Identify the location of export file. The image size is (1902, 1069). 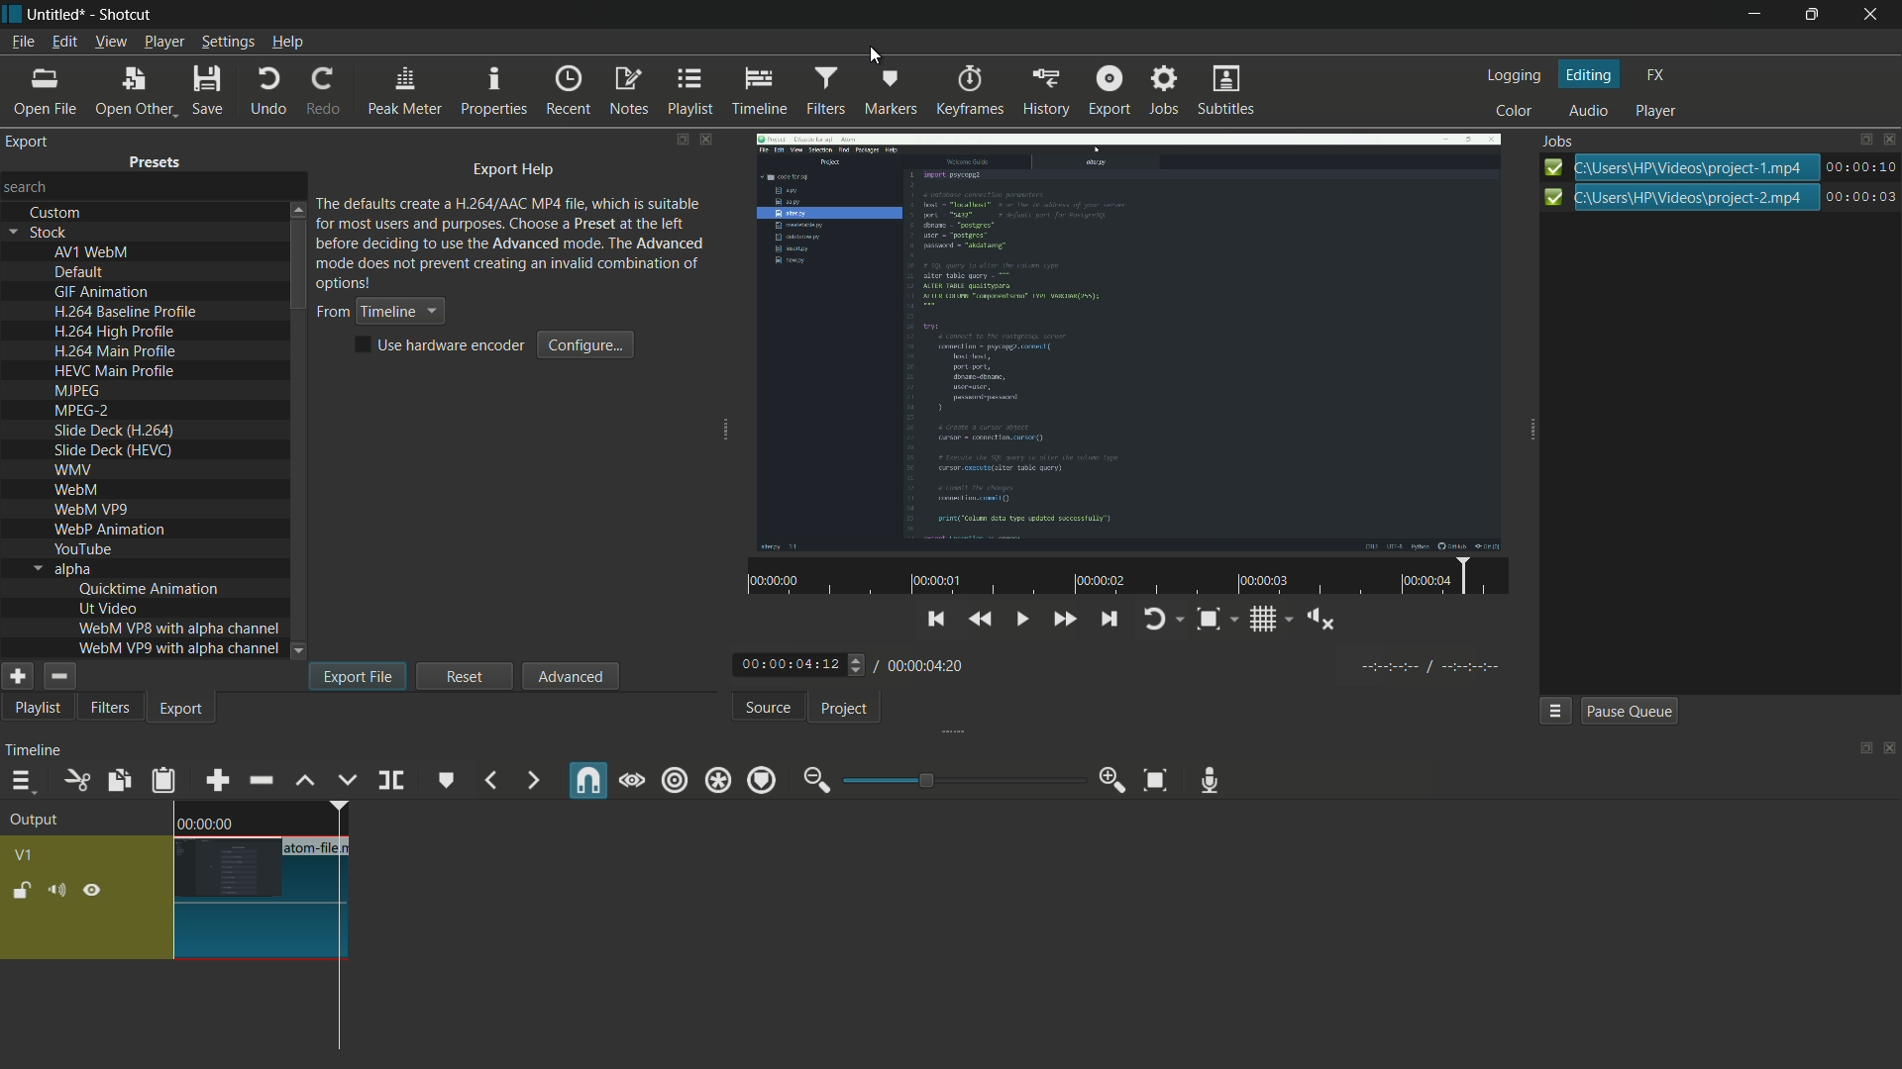
(358, 676).